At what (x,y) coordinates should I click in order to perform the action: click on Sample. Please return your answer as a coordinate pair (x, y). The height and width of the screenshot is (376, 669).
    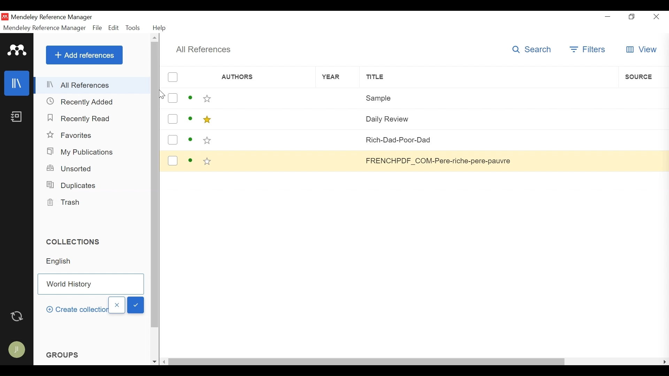
    Looking at the image, I should click on (489, 97).